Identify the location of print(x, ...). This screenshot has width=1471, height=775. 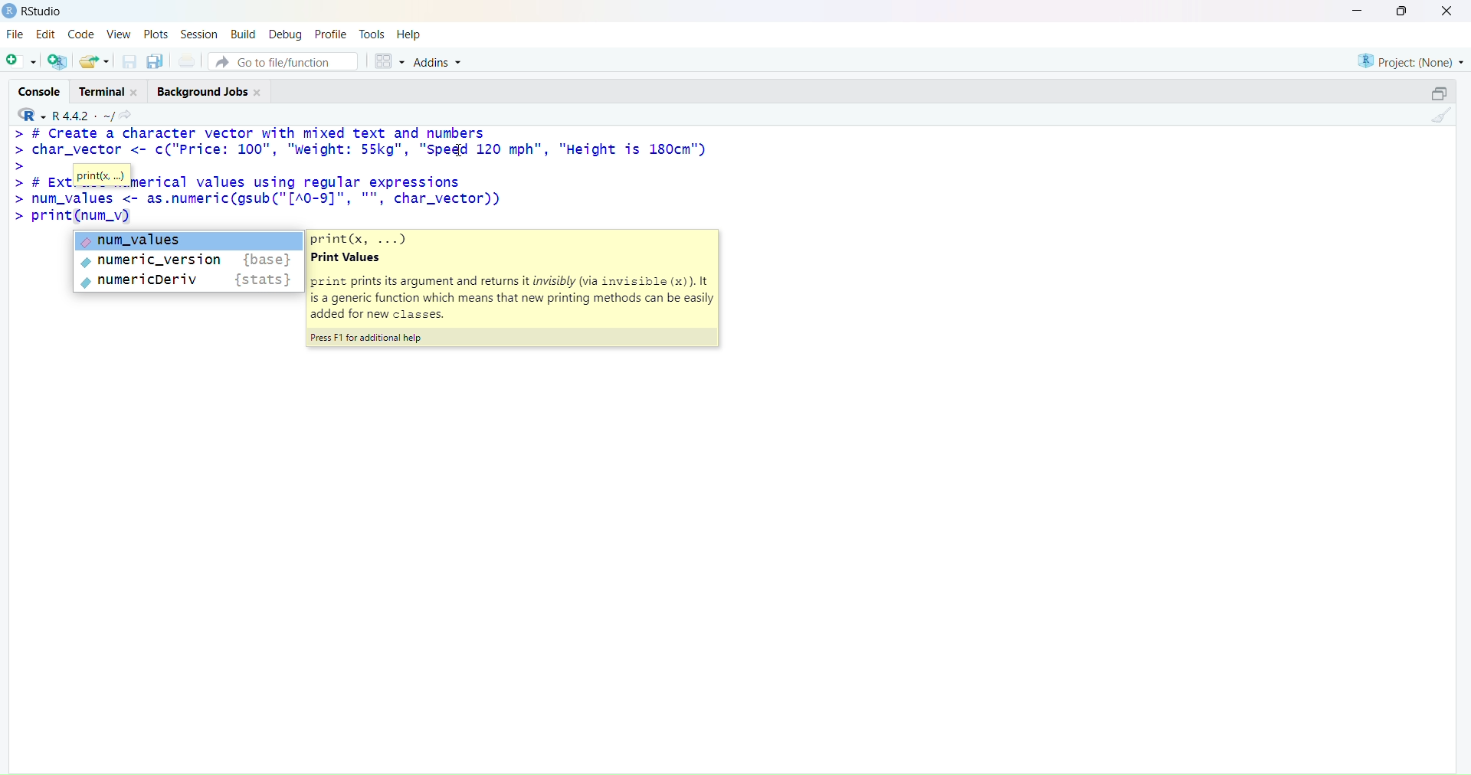
(361, 239).